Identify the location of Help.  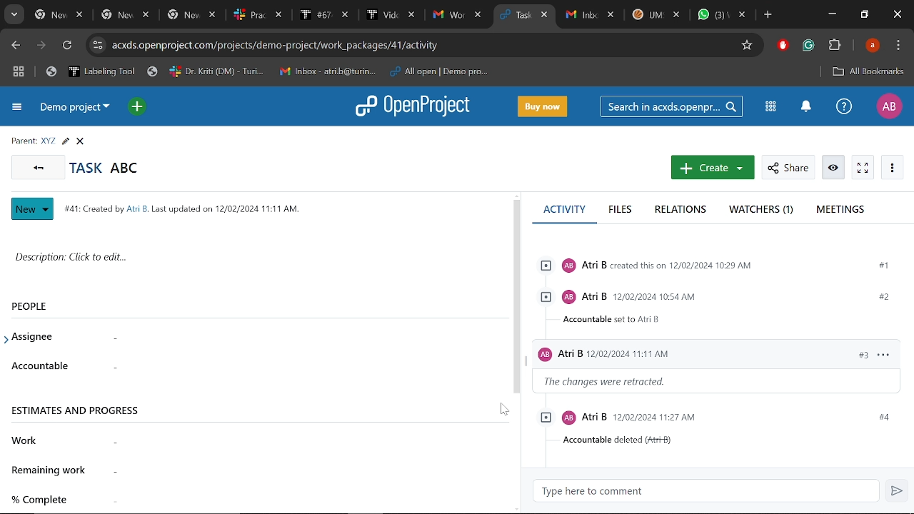
(843, 109).